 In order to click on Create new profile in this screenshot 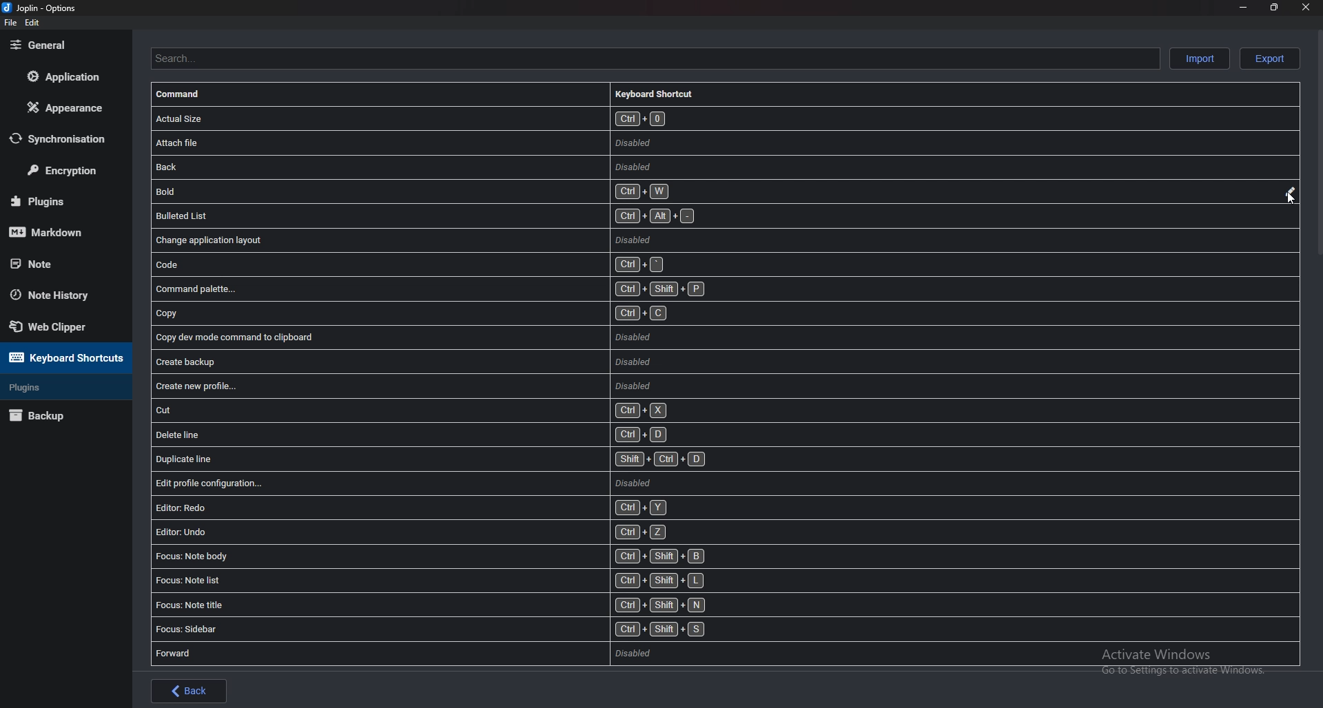, I will do `click(409, 386)`.